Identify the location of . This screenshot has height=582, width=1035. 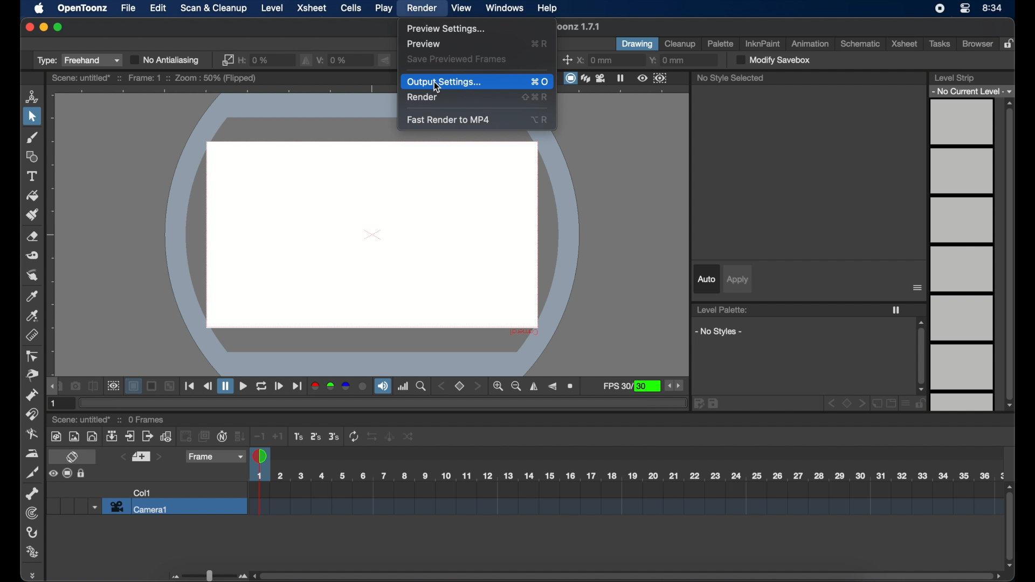
(848, 404).